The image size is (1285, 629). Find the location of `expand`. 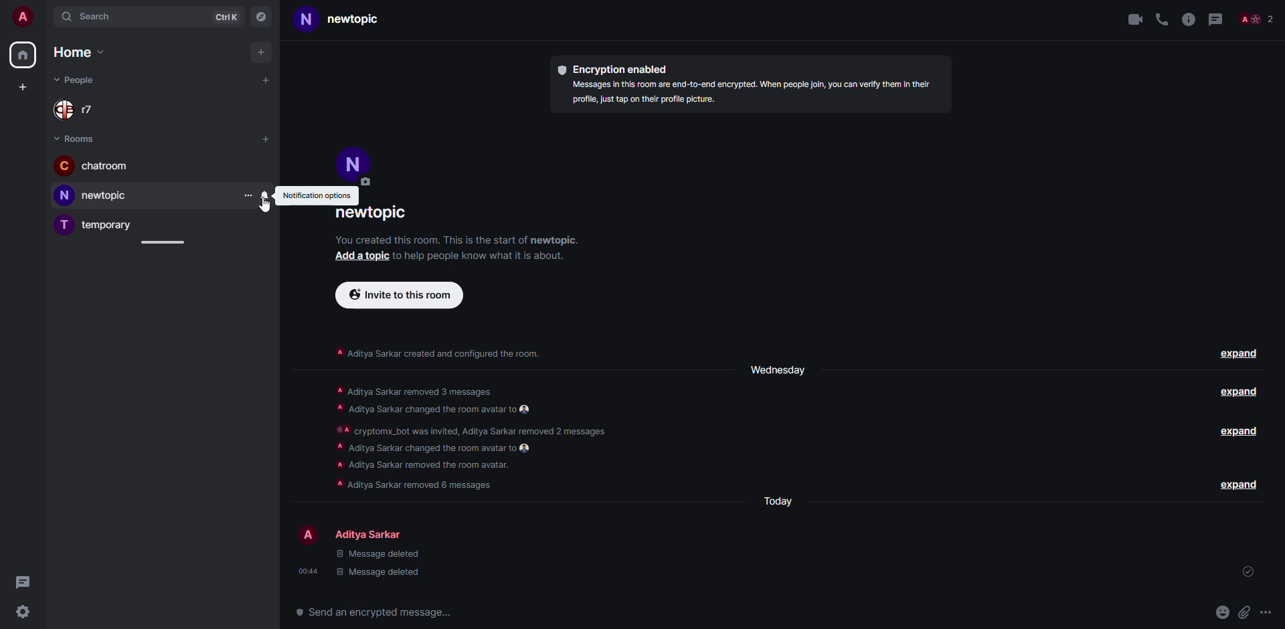

expand is located at coordinates (1241, 391).